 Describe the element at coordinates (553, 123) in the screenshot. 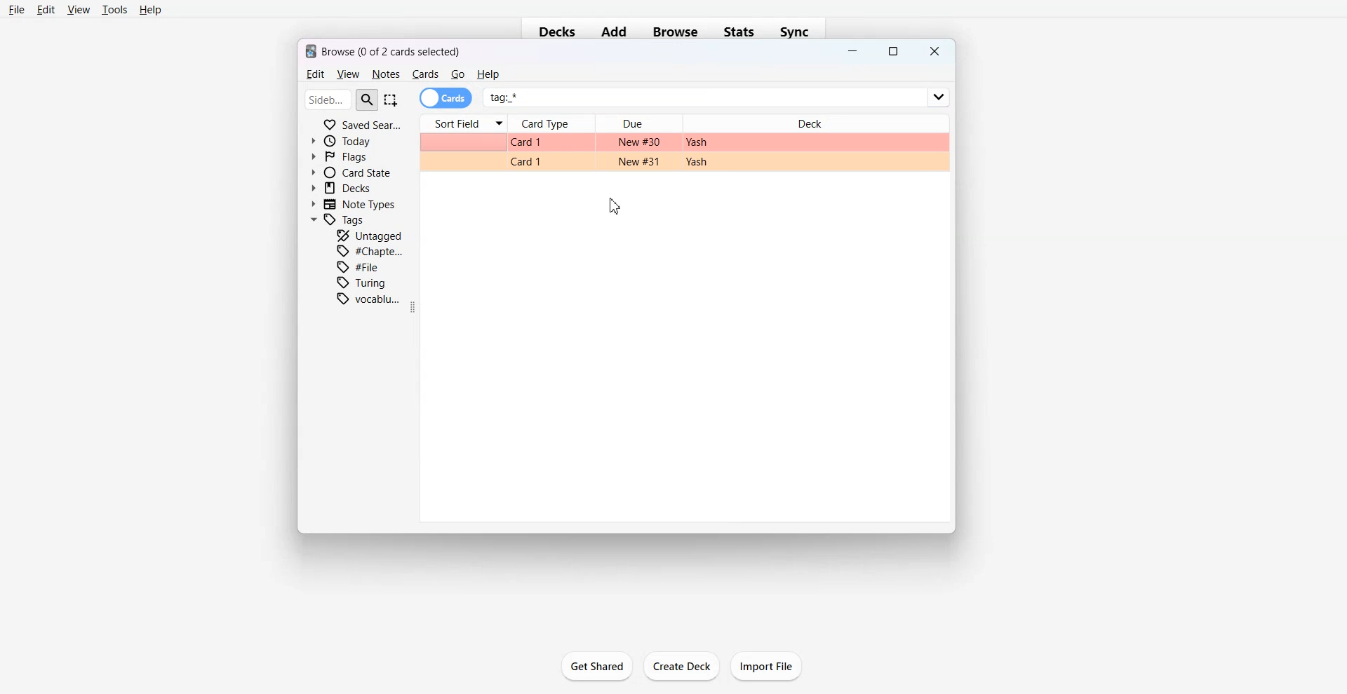

I see `Card Type` at that location.